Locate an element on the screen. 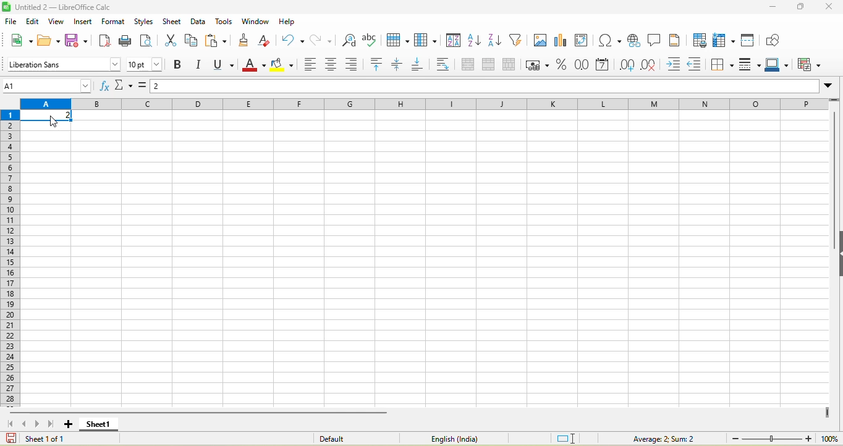 The image size is (843, 446). image is located at coordinates (541, 41).